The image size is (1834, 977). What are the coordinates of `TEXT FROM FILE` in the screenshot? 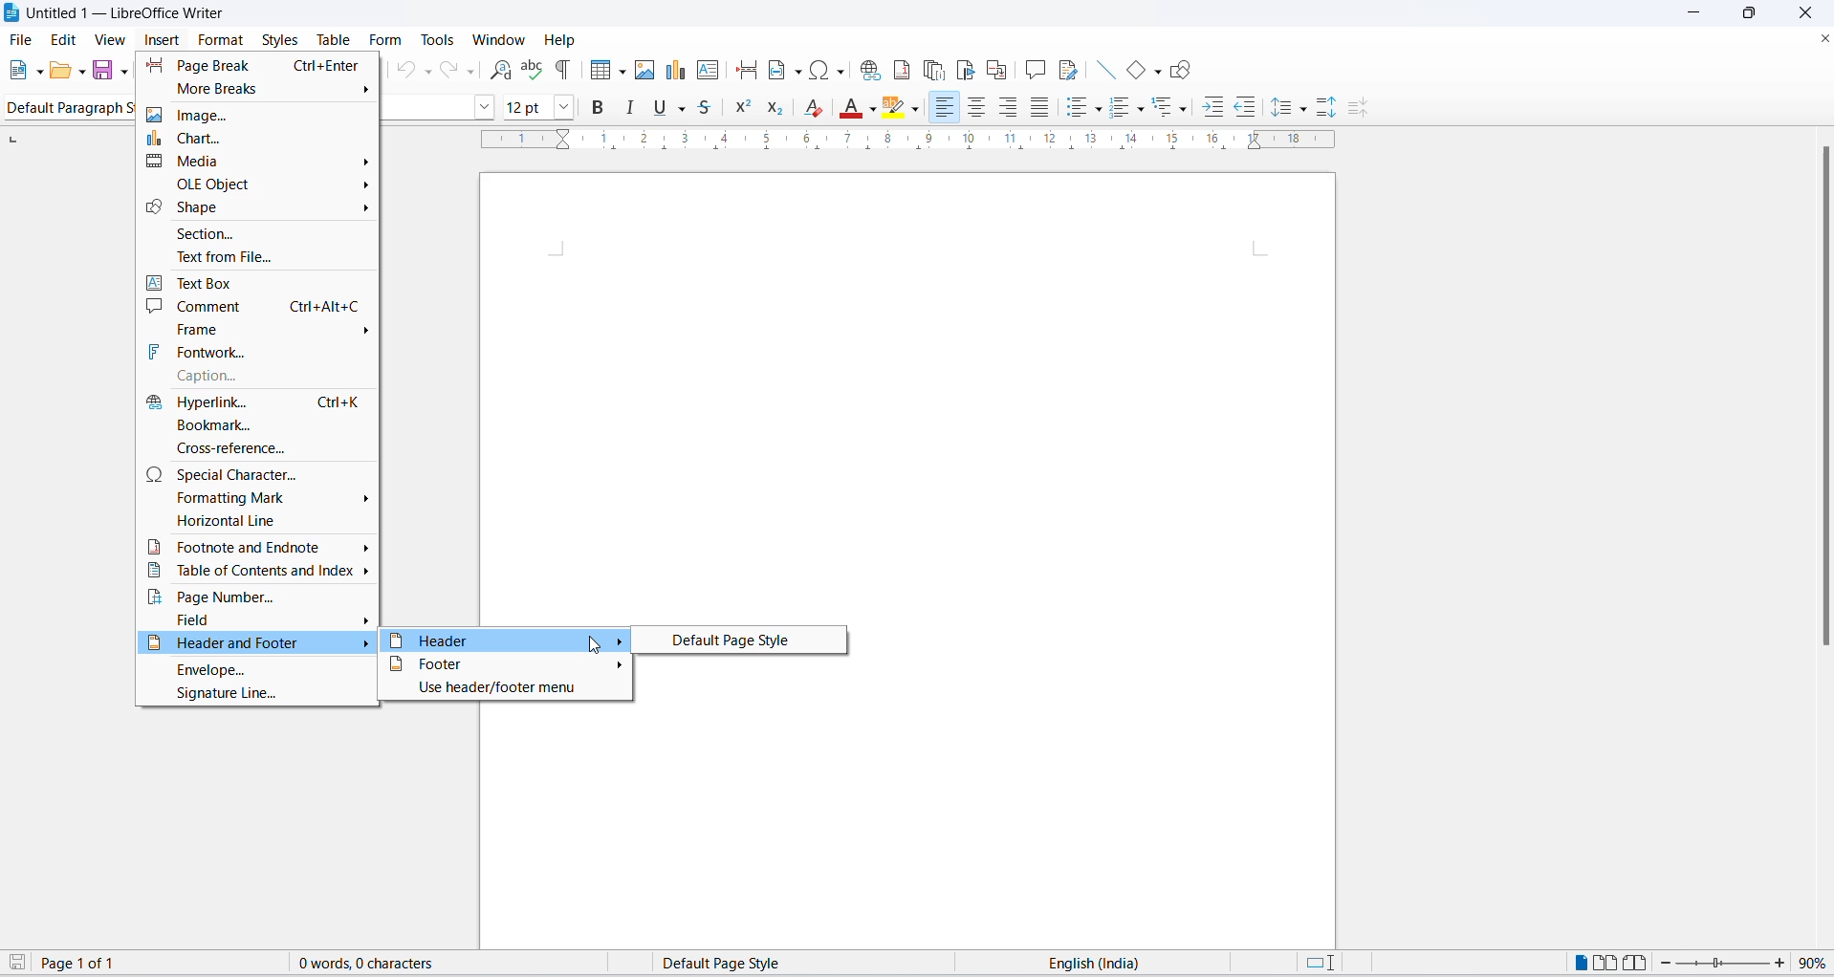 It's located at (257, 255).